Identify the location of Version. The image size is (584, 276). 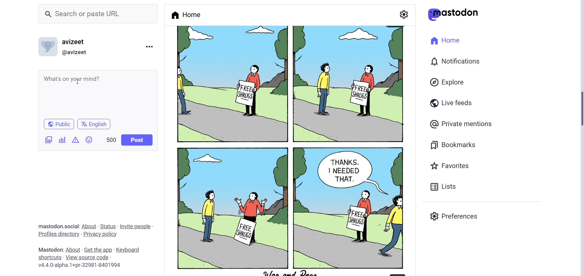
(79, 266).